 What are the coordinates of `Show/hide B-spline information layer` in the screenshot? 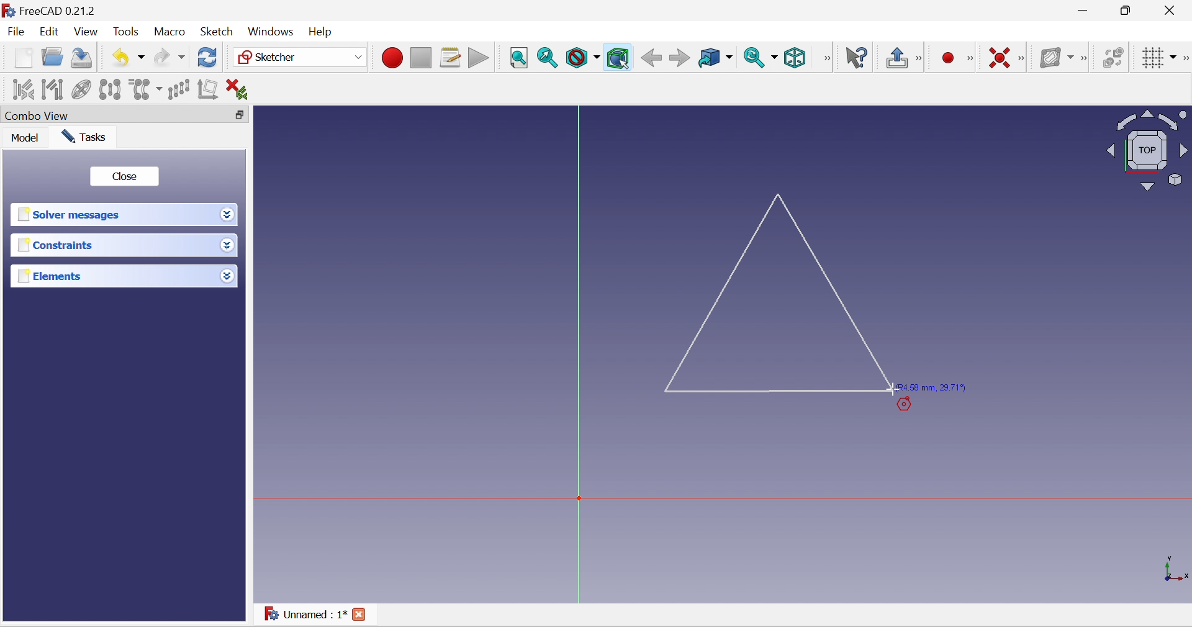 It's located at (1057, 58).